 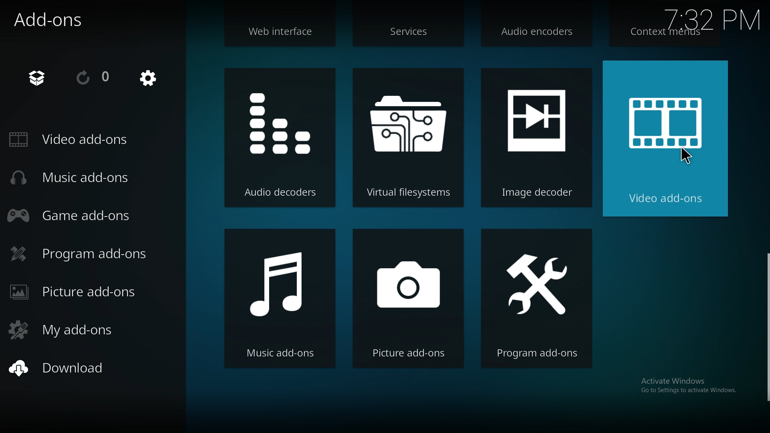 I want to click on refresh, so click(x=93, y=78).